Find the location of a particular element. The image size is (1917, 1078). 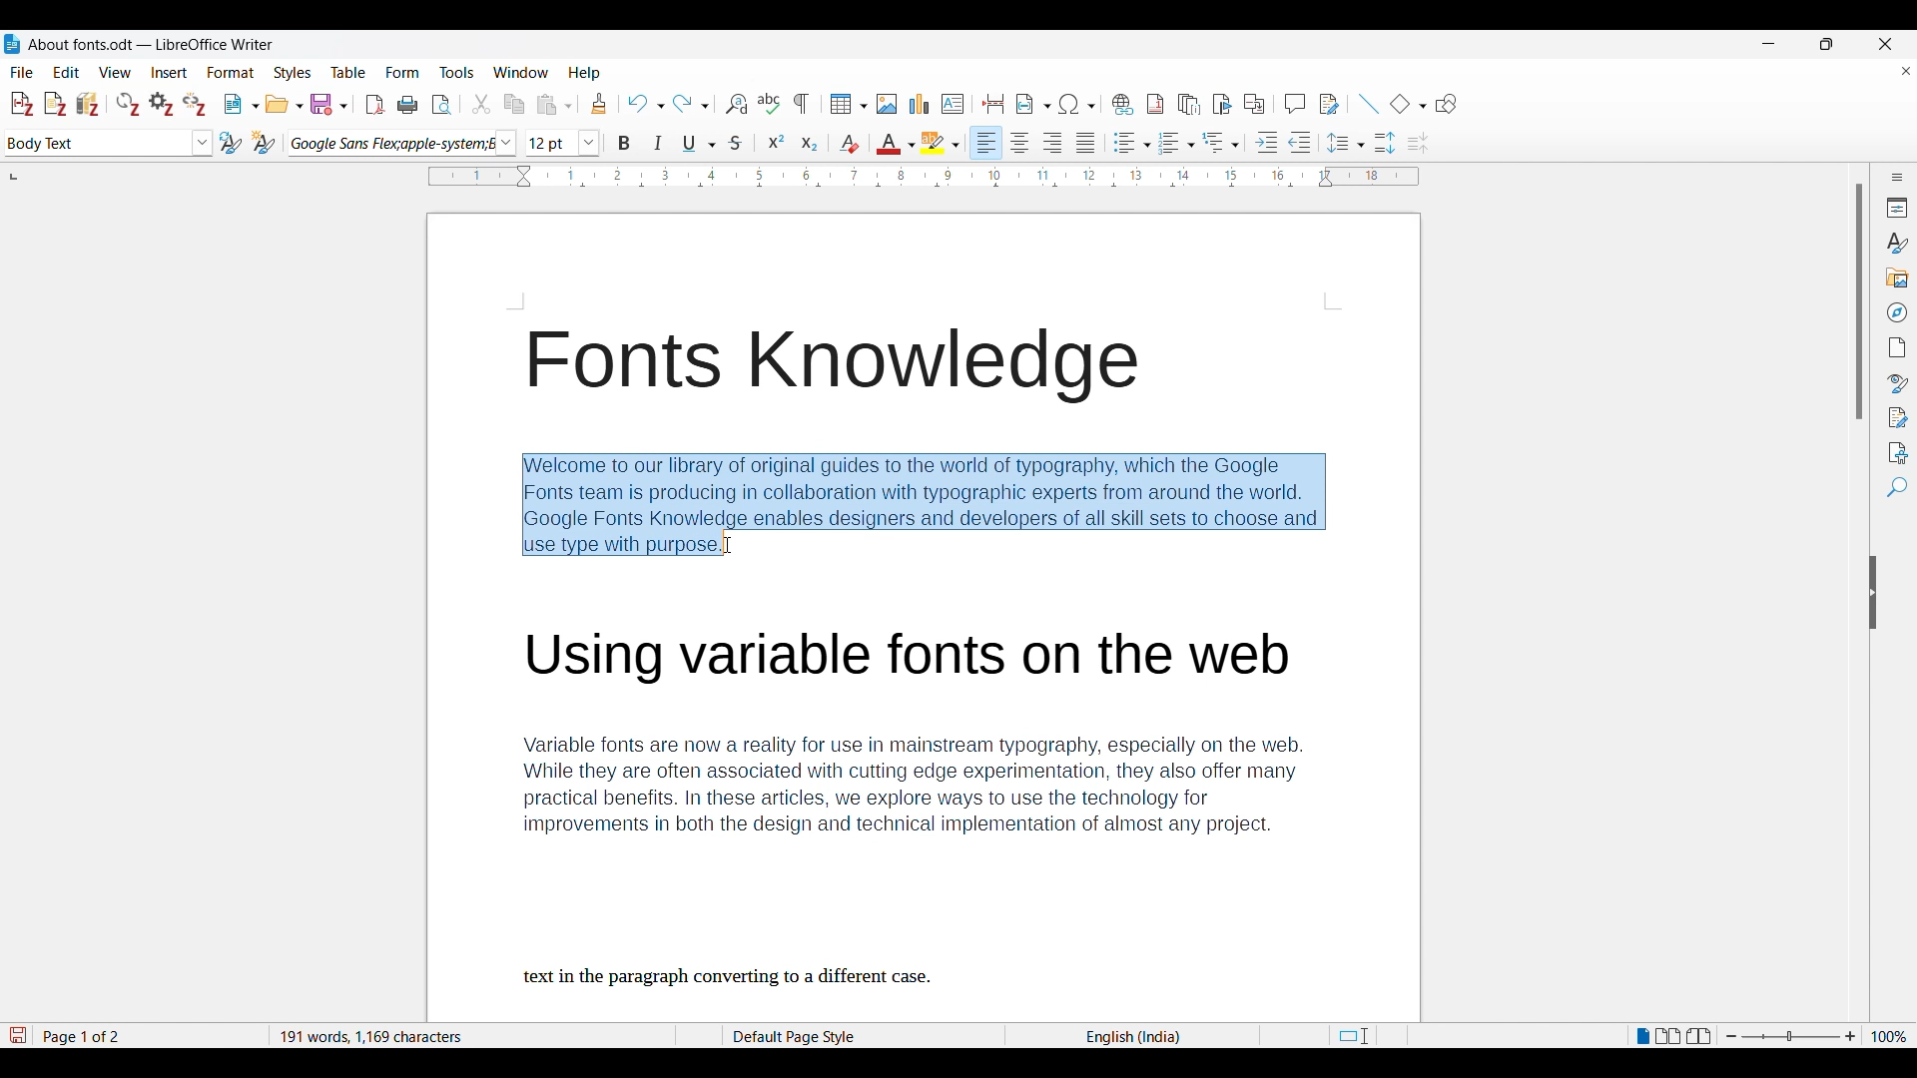

Vertical slide bar is located at coordinates (1860, 302).